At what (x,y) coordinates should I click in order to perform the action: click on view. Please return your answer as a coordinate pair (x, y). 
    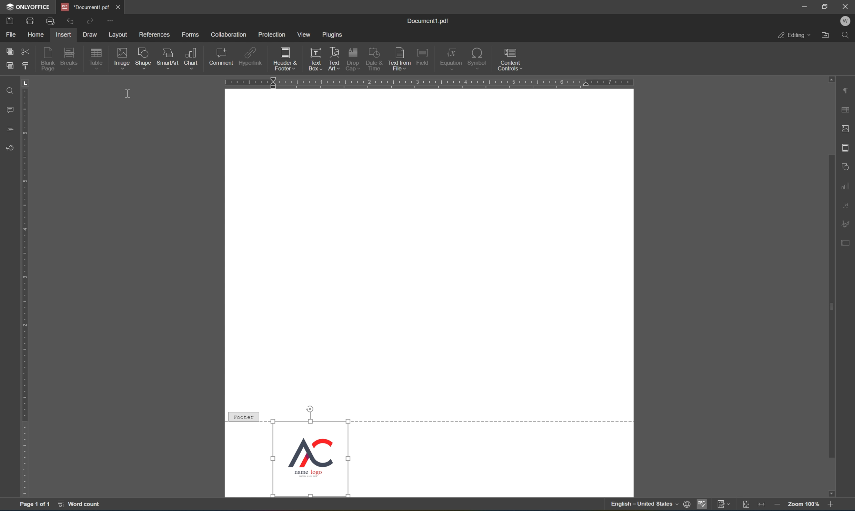
    Looking at the image, I should click on (302, 35).